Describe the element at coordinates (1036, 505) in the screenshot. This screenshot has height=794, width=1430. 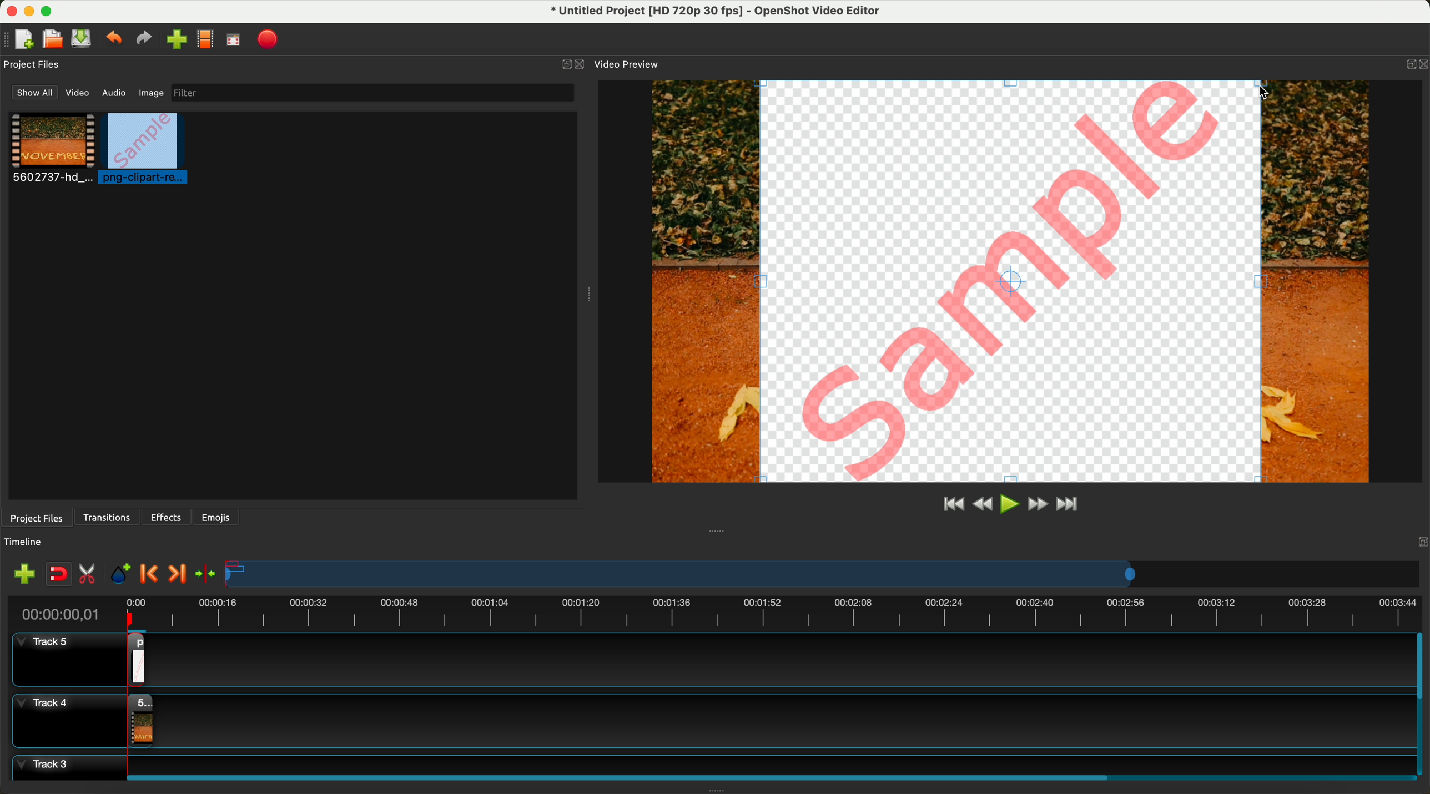
I see `fast foward` at that location.